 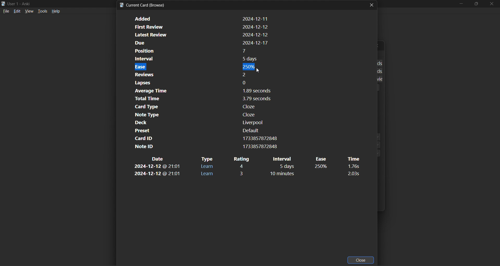 What do you see at coordinates (207, 159) in the screenshot?
I see `type` at bounding box center [207, 159].